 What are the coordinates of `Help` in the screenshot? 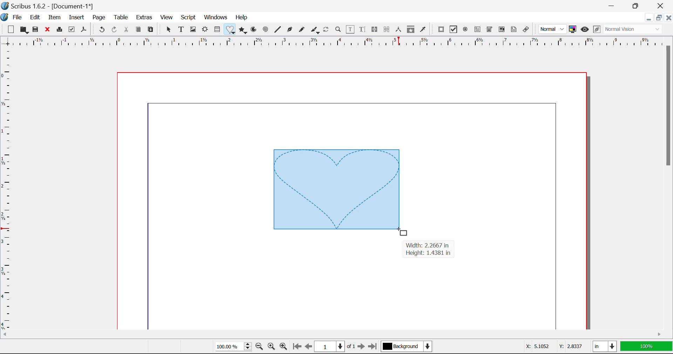 It's located at (242, 18).